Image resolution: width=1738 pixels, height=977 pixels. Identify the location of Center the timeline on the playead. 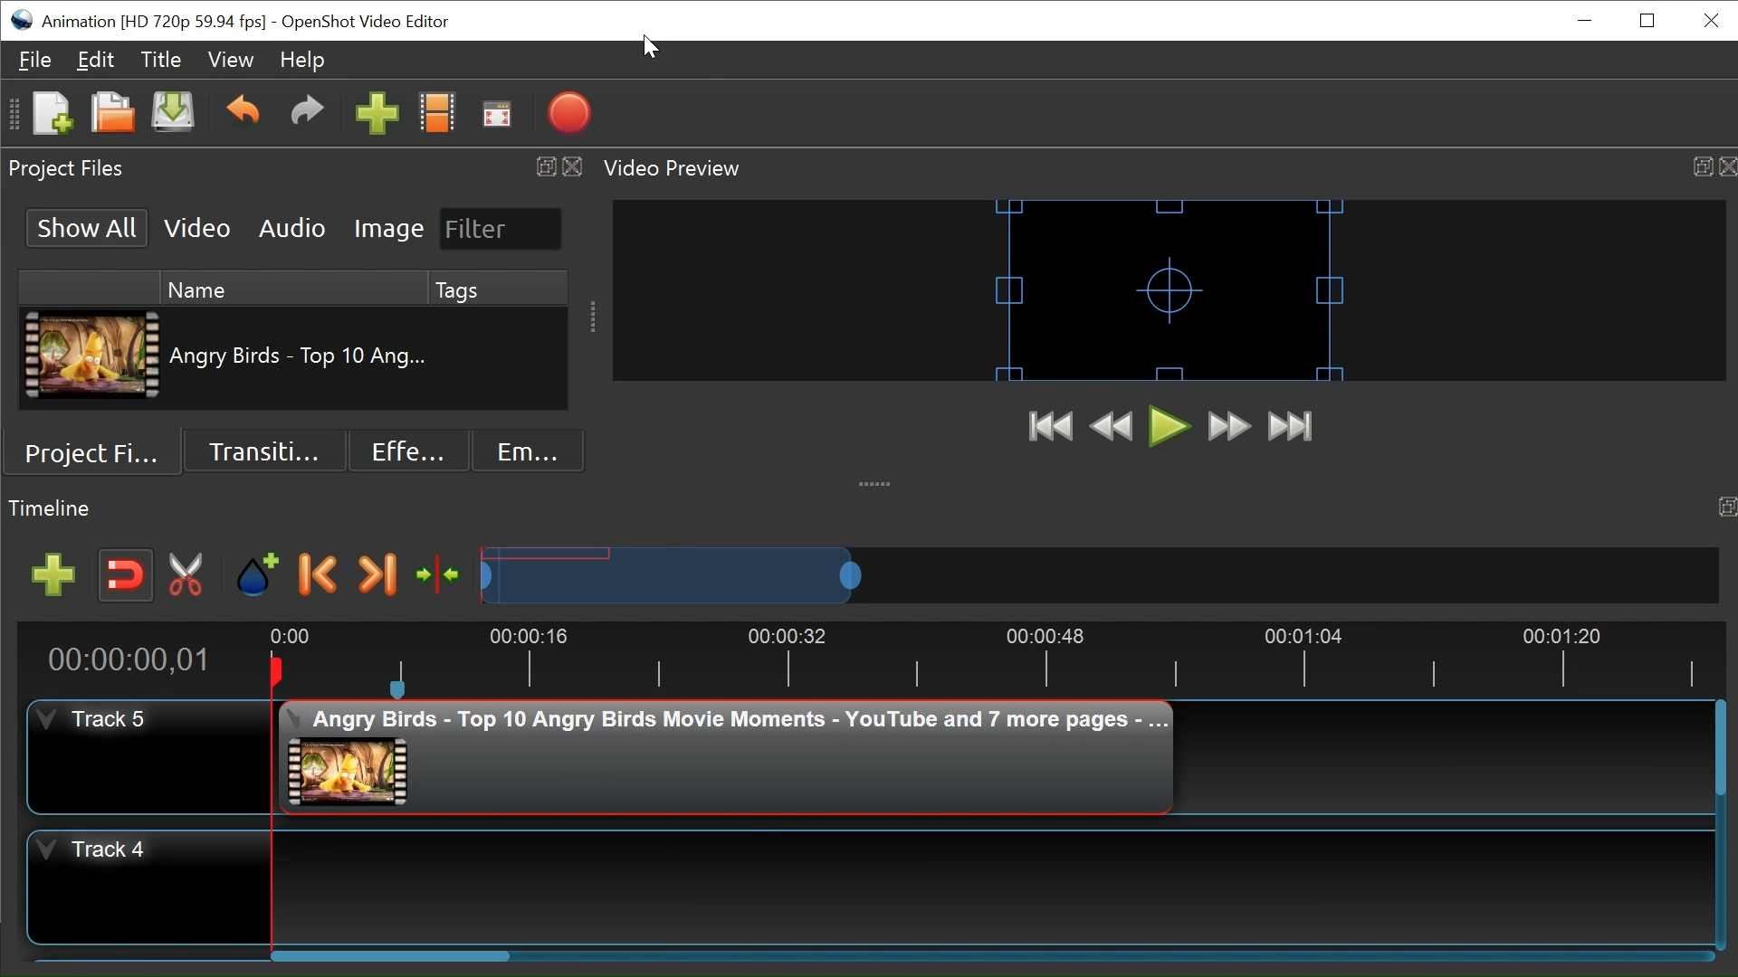
(442, 576).